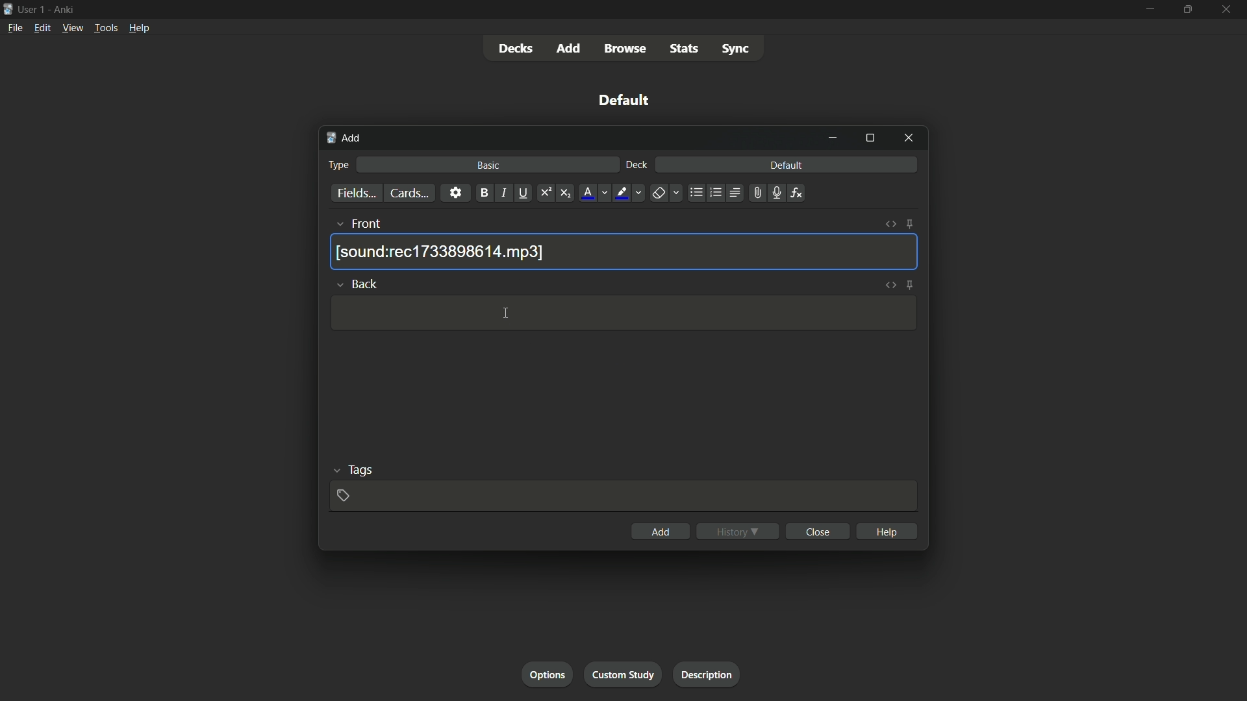 This screenshot has width=1247, height=701. What do you see at coordinates (567, 193) in the screenshot?
I see `subscript` at bounding box center [567, 193].